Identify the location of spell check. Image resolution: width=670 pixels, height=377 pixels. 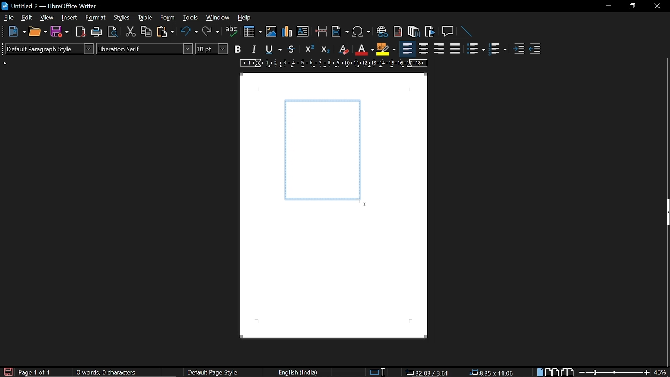
(231, 32).